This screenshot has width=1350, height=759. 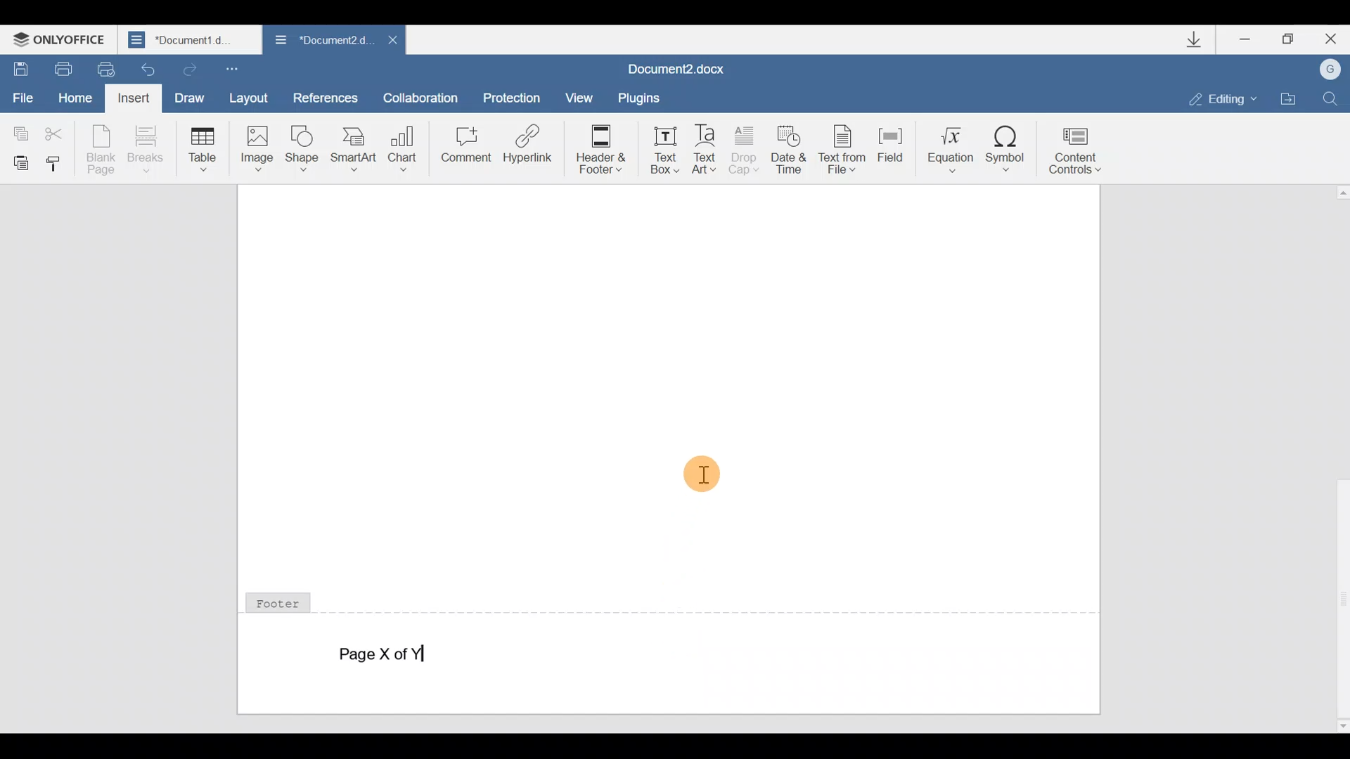 What do you see at coordinates (18, 130) in the screenshot?
I see `Copy` at bounding box center [18, 130].